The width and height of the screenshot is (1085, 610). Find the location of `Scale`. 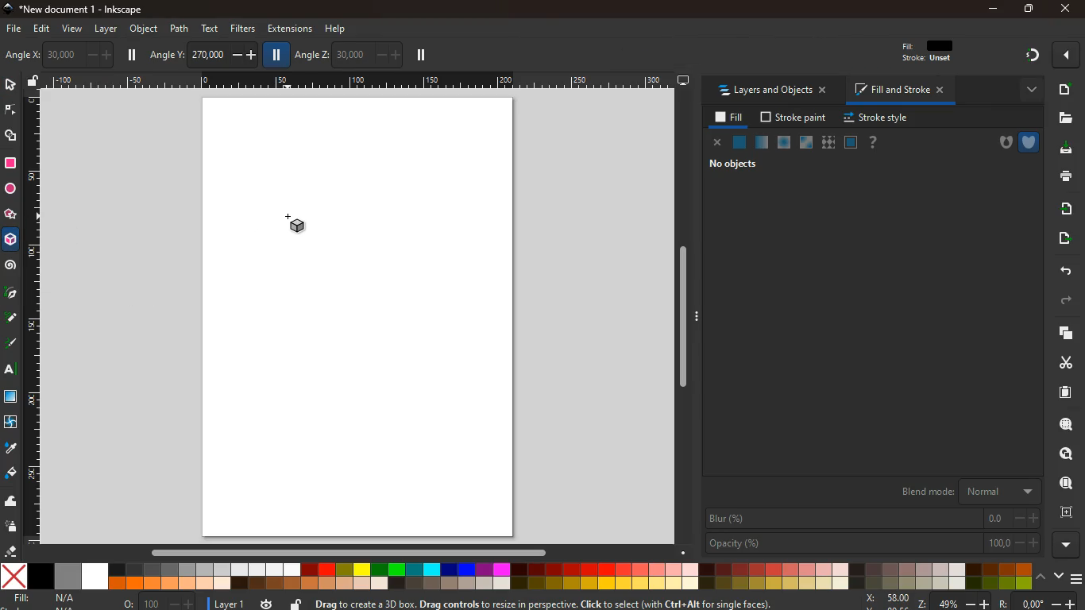

Scale is located at coordinates (357, 79).